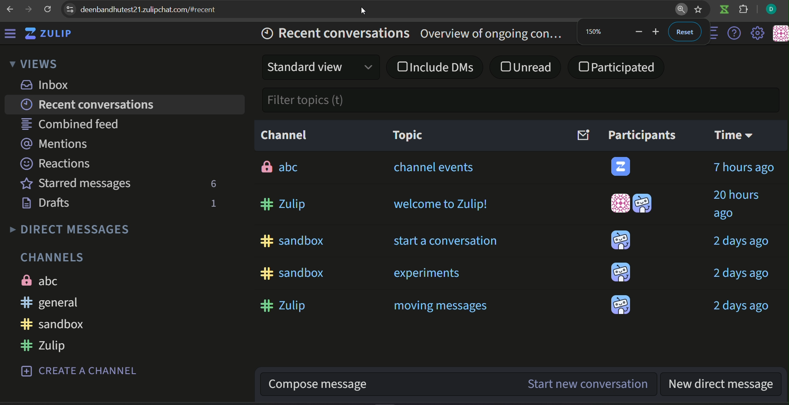  What do you see at coordinates (643, 202) in the screenshot?
I see `icon` at bounding box center [643, 202].